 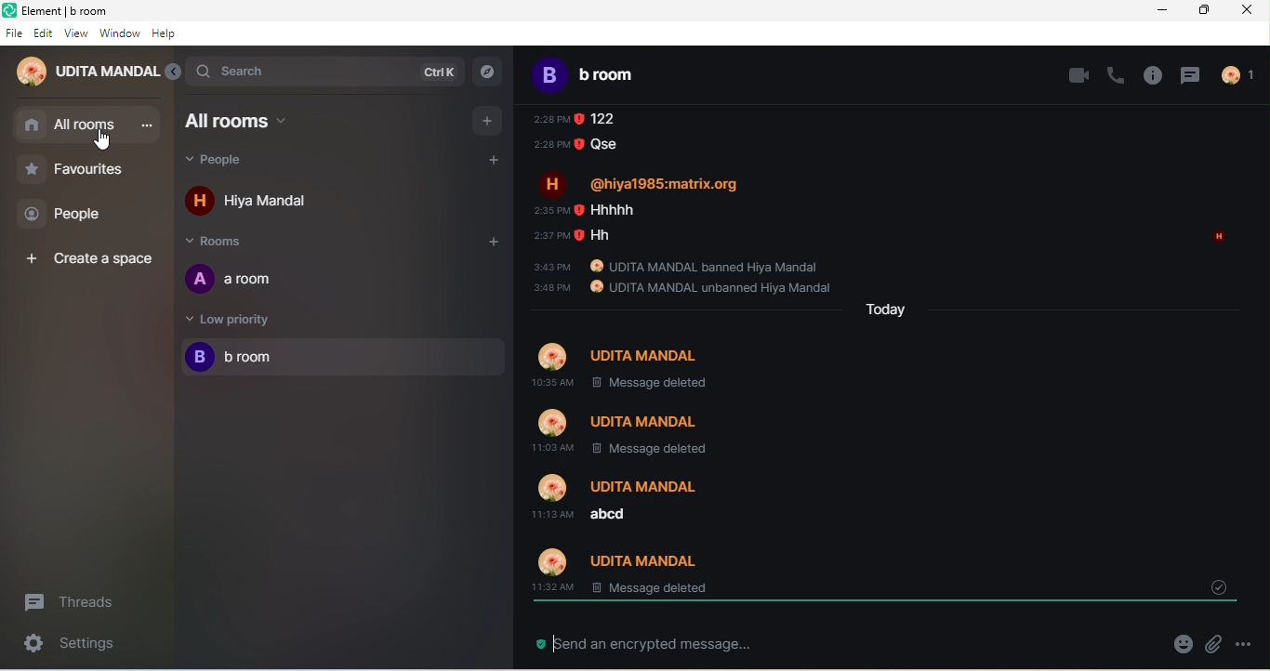 I want to click on add room, so click(x=486, y=120).